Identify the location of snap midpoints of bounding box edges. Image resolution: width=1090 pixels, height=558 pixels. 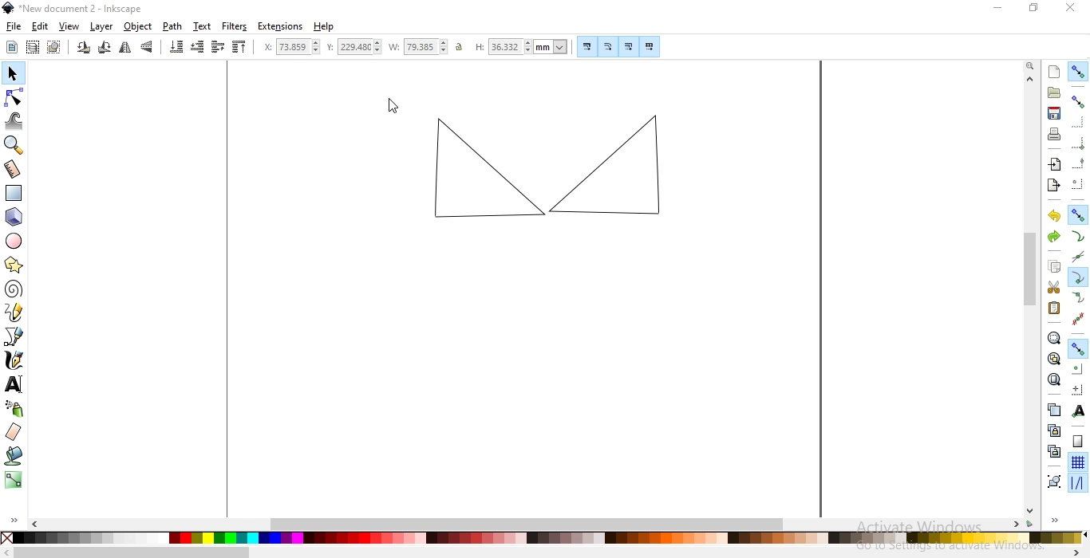
(1079, 162).